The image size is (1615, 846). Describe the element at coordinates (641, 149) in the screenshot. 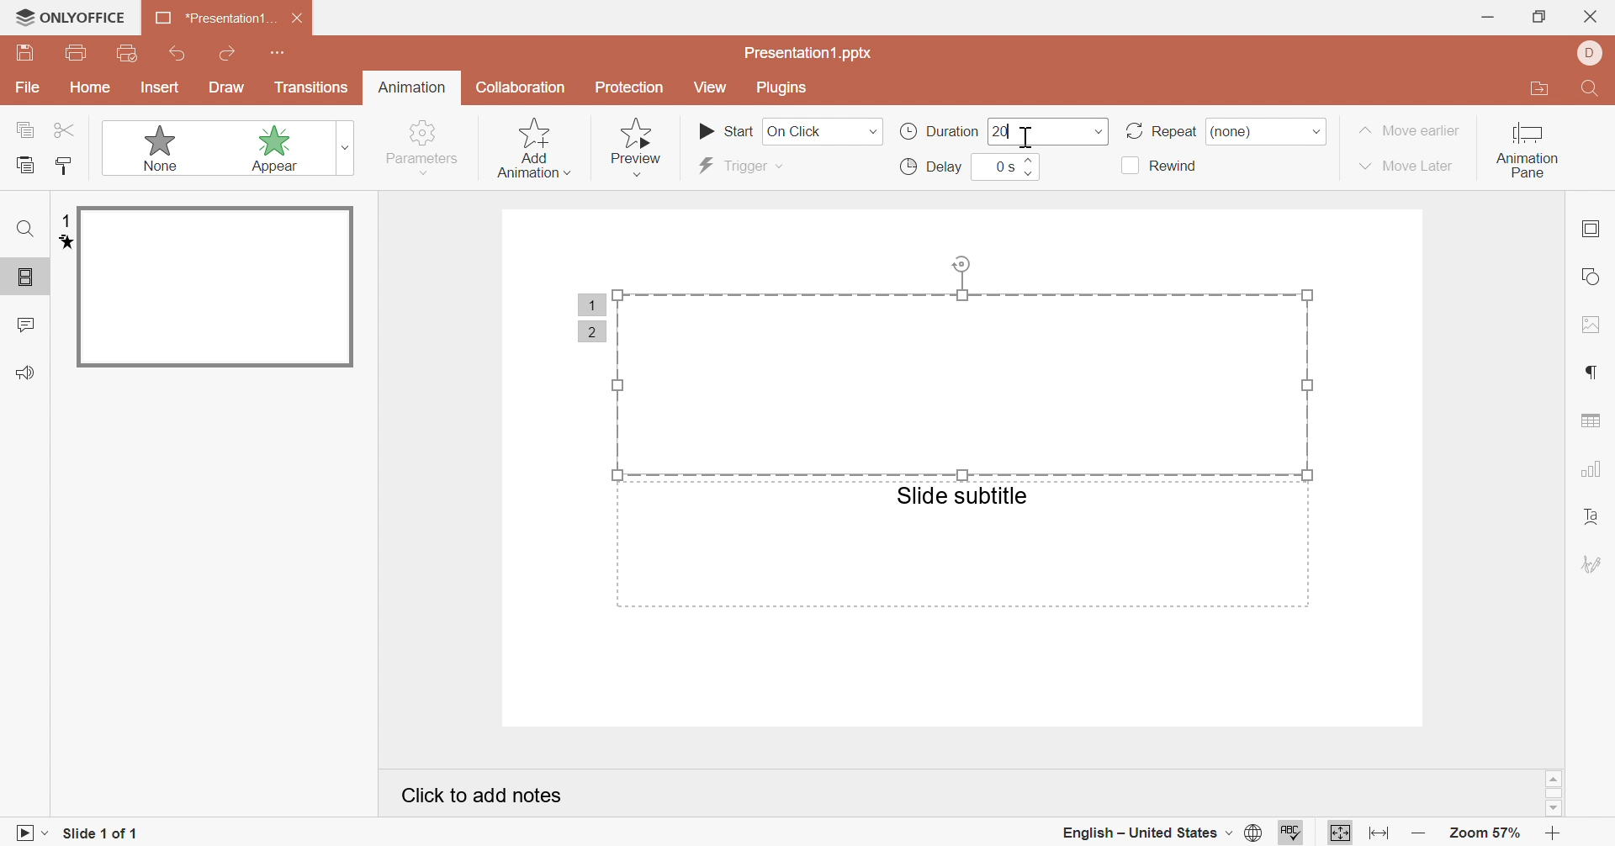

I see `preview` at that location.